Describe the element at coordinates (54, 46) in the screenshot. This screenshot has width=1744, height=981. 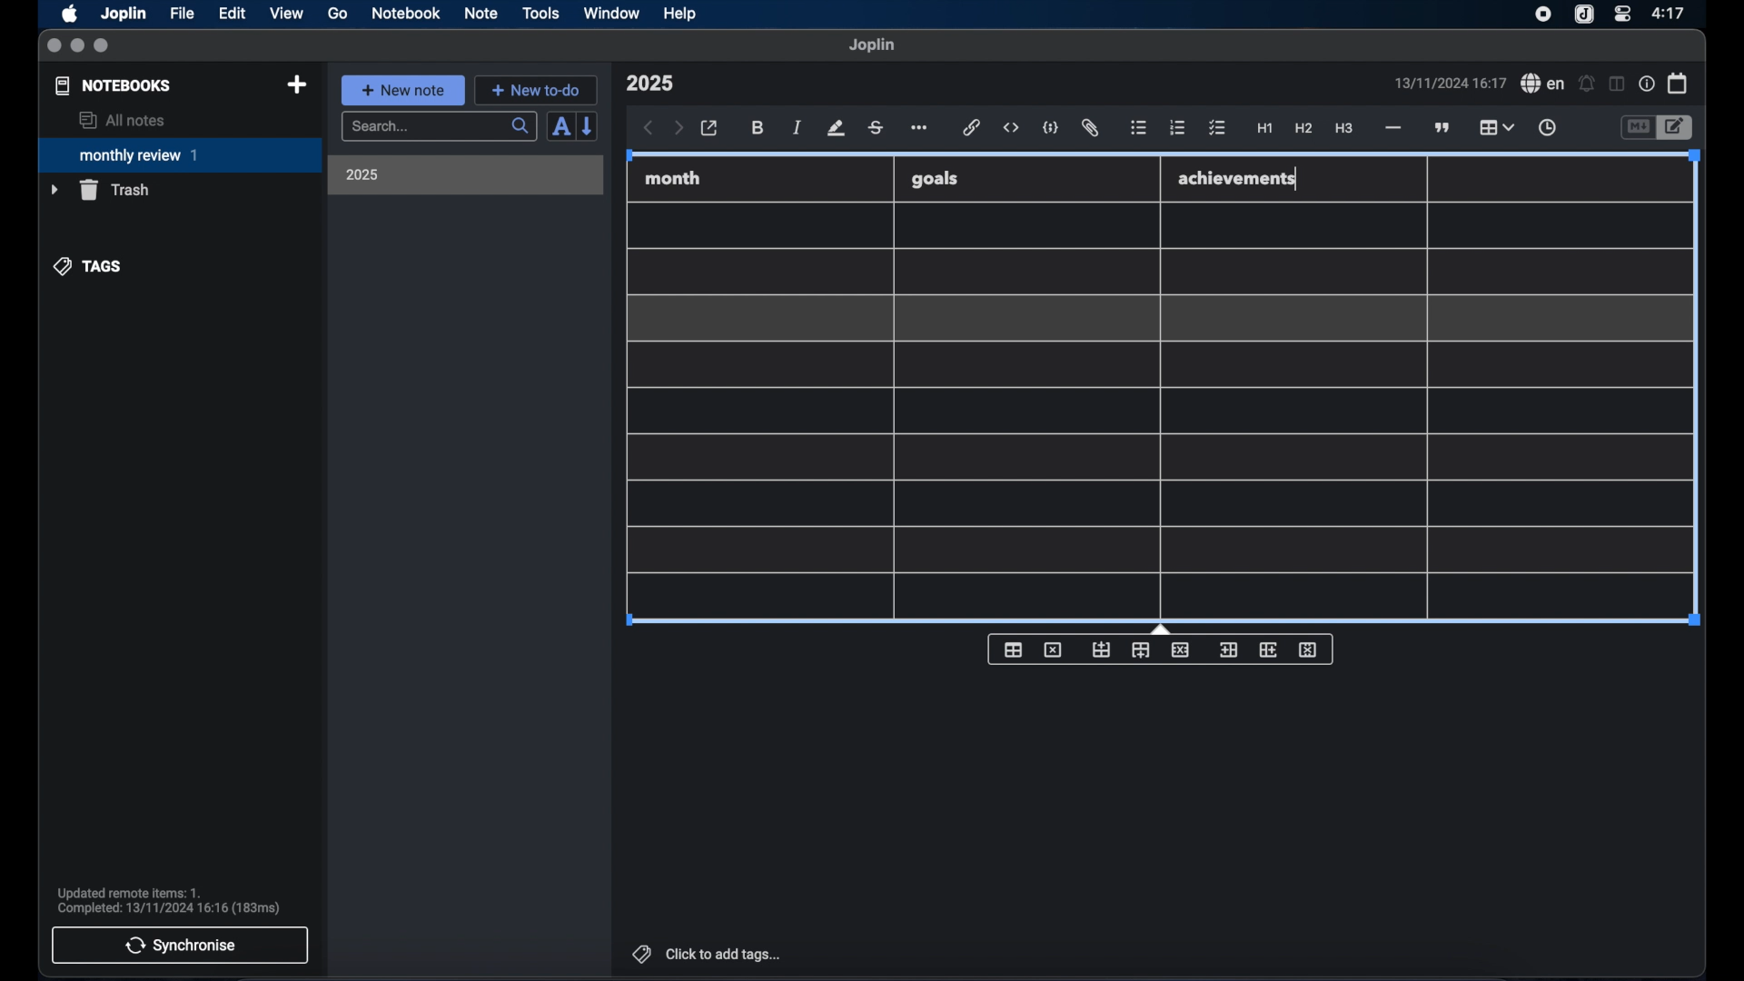
I see `close` at that location.